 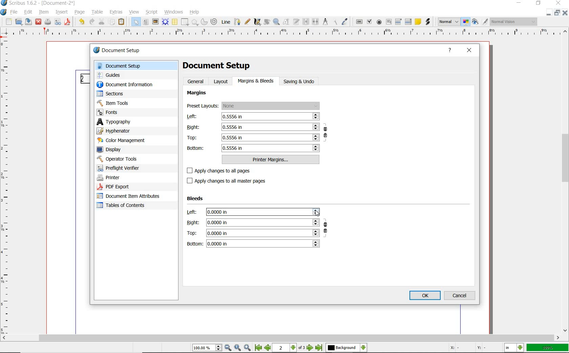 What do you see at coordinates (129, 196) in the screenshot?
I see `document item attributes` at bounding box center [129, 196].